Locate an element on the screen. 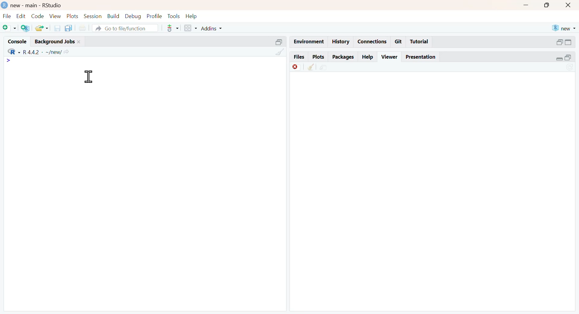 This screenshot has height=314, width=579. maximise is located at coordinates (546, 5).